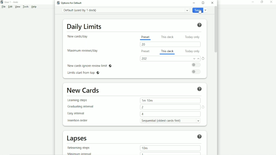 This screenshot has width=276, height=155. What do you see at coordinates (200, 89) in the screenshot?
I see `Help` at bounding box center [200, 89].